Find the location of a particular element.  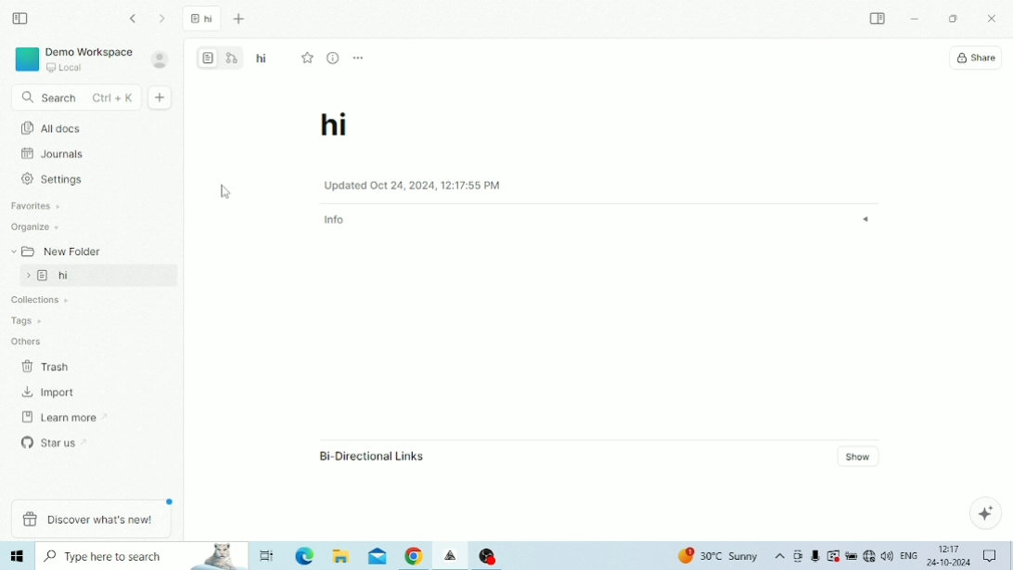

Trash is located at coordinates (51, 366).